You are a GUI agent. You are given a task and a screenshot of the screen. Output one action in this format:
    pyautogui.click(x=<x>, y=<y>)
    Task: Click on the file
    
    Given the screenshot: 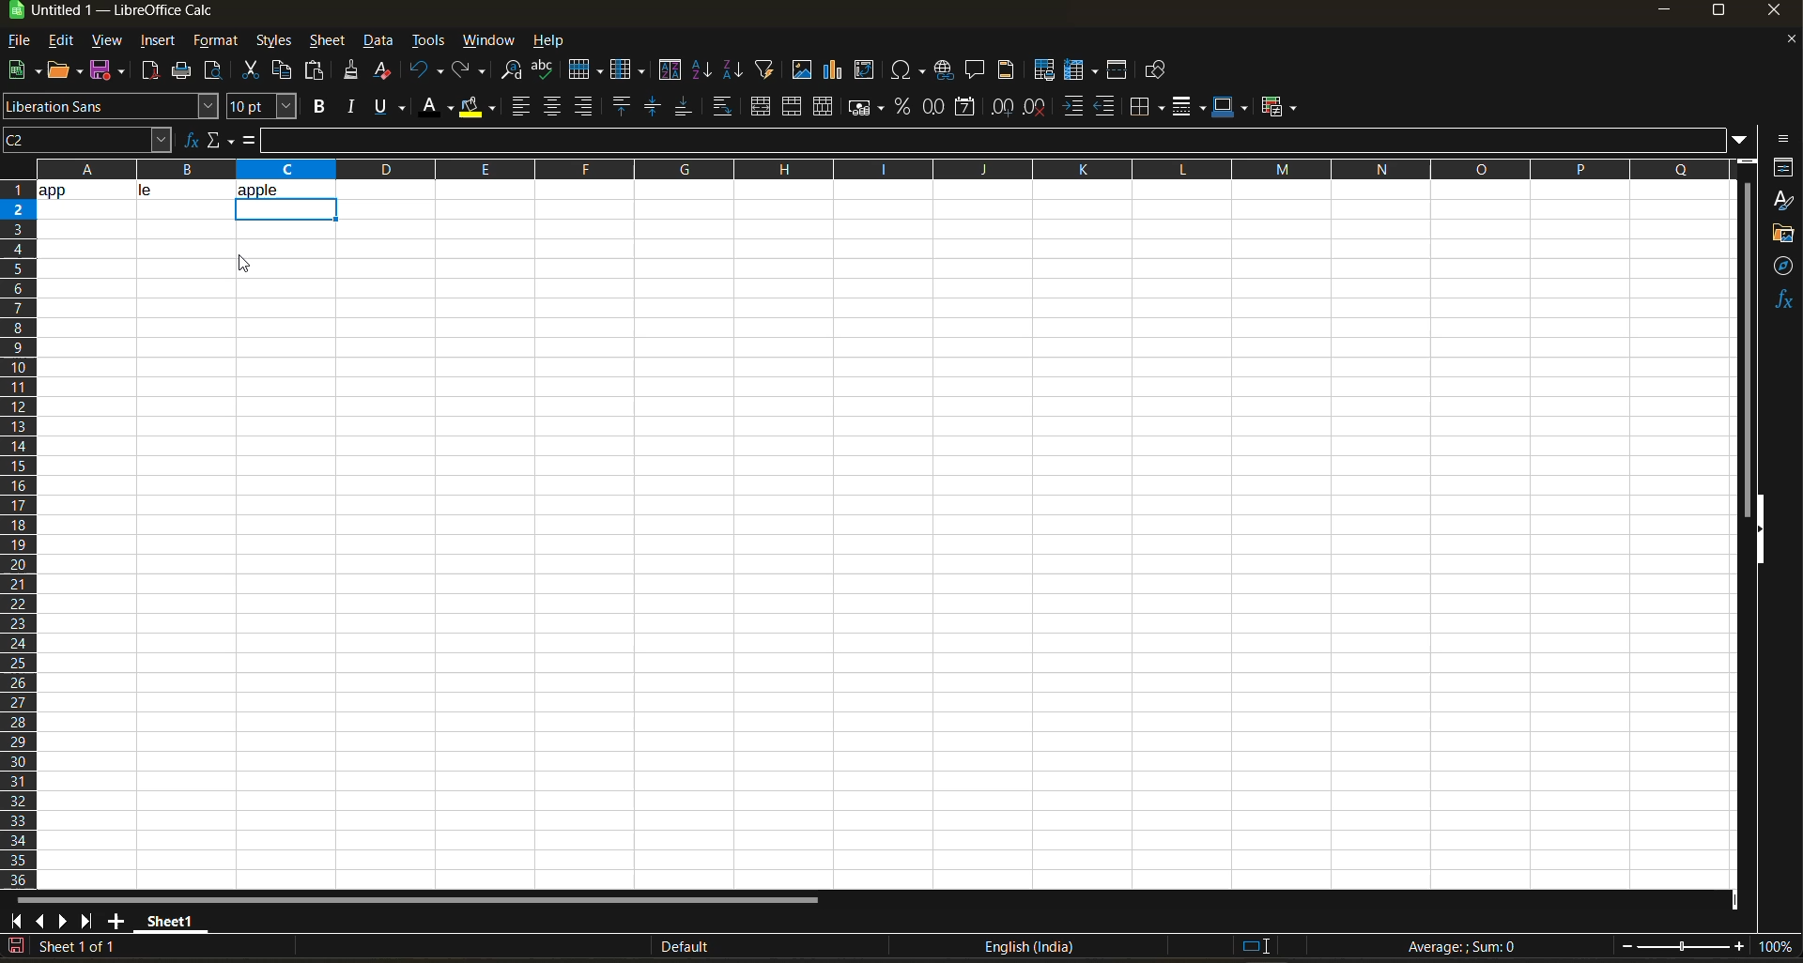 What is the action you would take?
    pyautogui.click(x=25, y=42)
    